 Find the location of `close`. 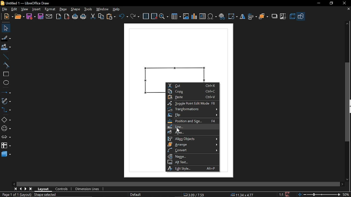

close is located at coordinates (343, 3).